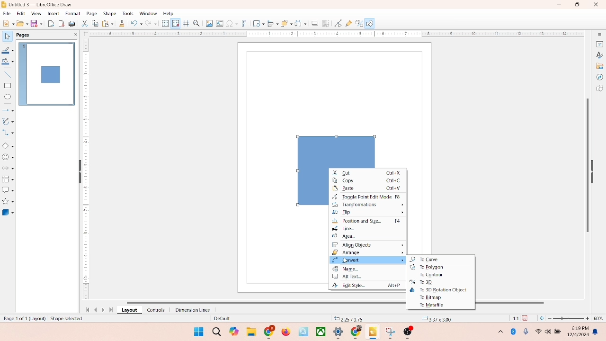  What do you see at coordinates (425, 259) in the screenshot?
I see `to curve` at bounding box center [425, 259].